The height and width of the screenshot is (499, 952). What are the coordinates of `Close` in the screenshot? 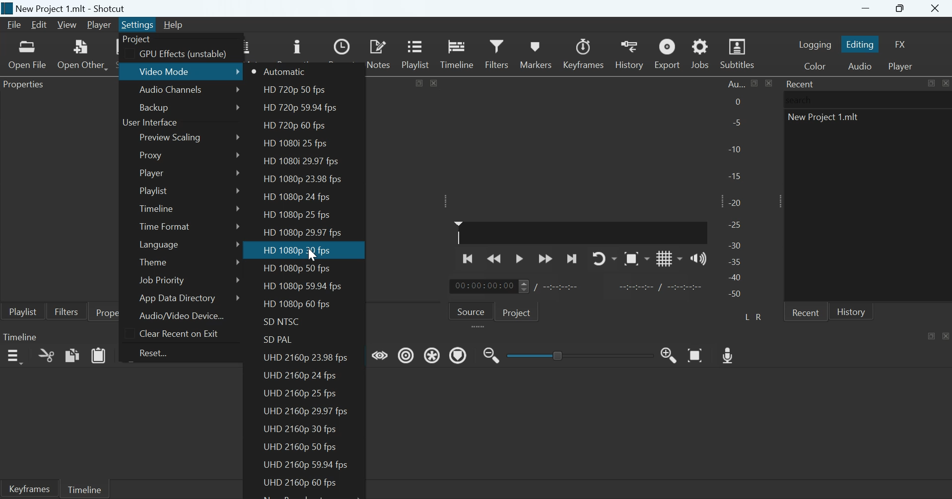 It's located at (936, 9).